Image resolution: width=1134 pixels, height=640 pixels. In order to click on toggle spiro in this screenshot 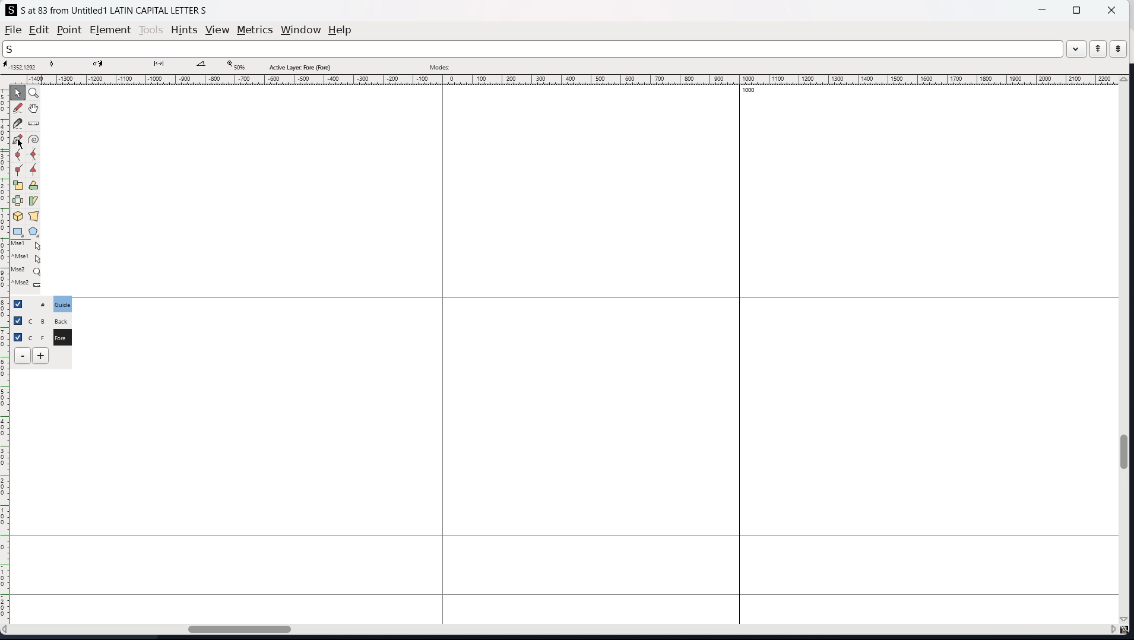, I will do `click(34, 139)`.